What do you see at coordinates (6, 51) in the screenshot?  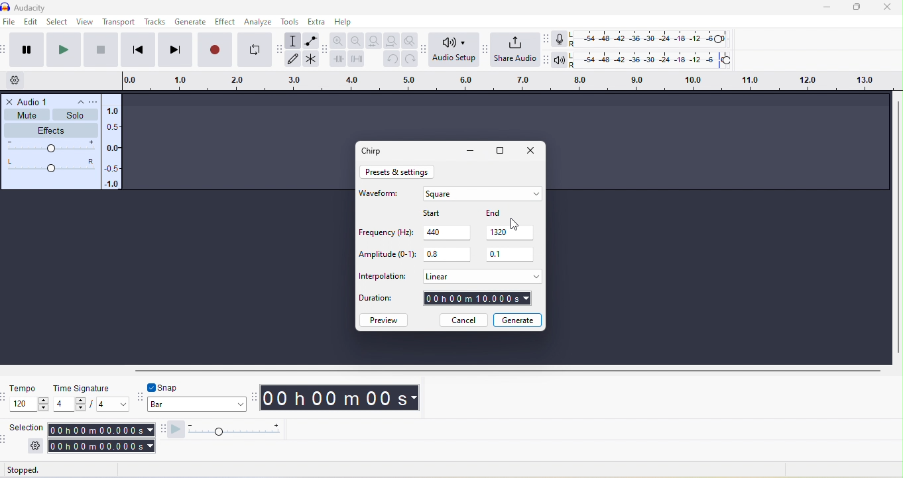 I see `audacity transport toolbar` at bounding box center [6, 51].